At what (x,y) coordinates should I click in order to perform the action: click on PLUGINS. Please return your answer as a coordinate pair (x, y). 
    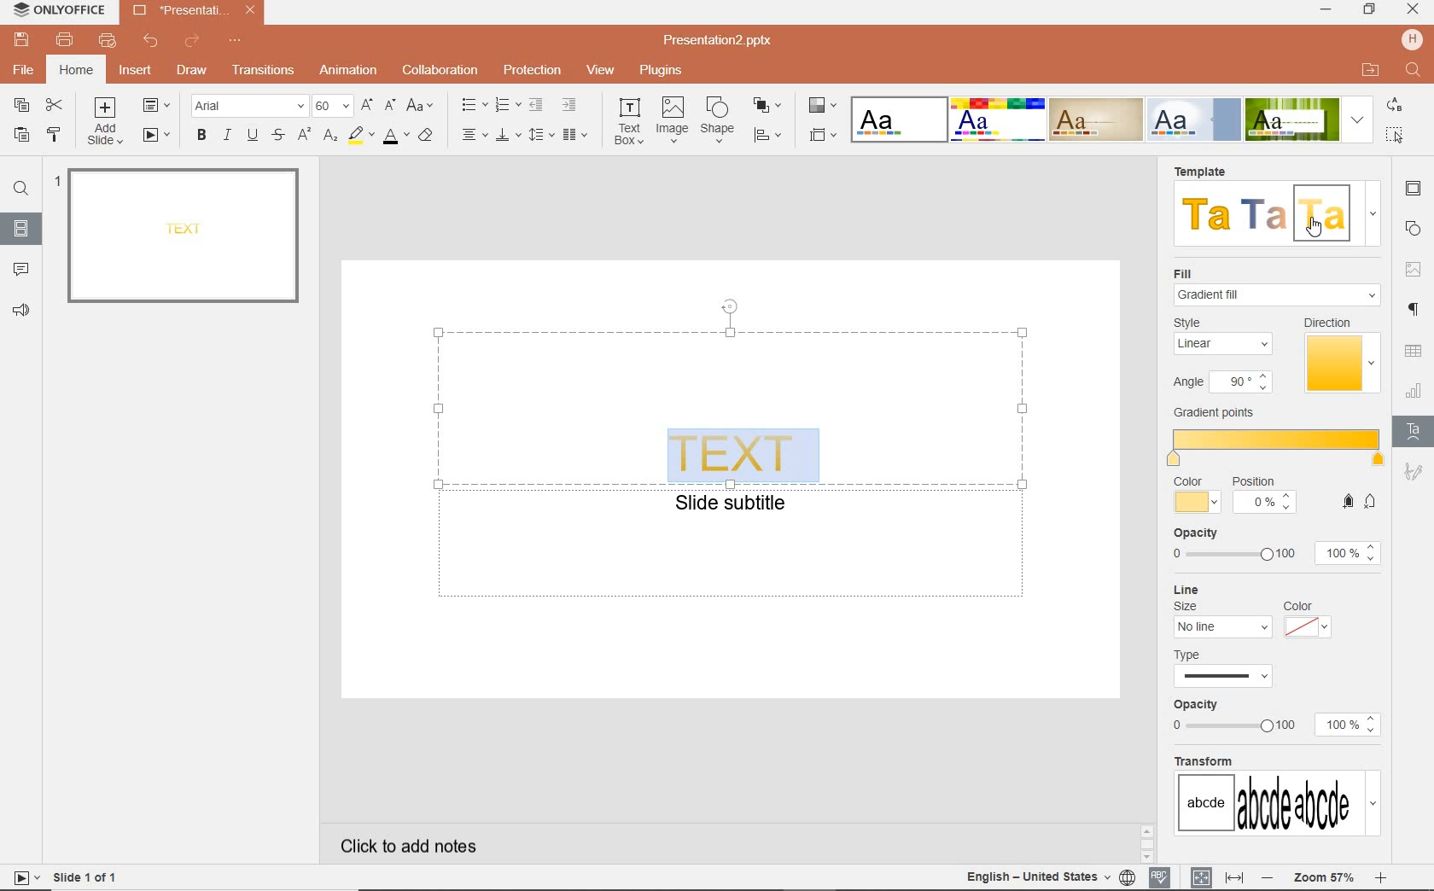
    Looking at the image, I should click on (660, 69).